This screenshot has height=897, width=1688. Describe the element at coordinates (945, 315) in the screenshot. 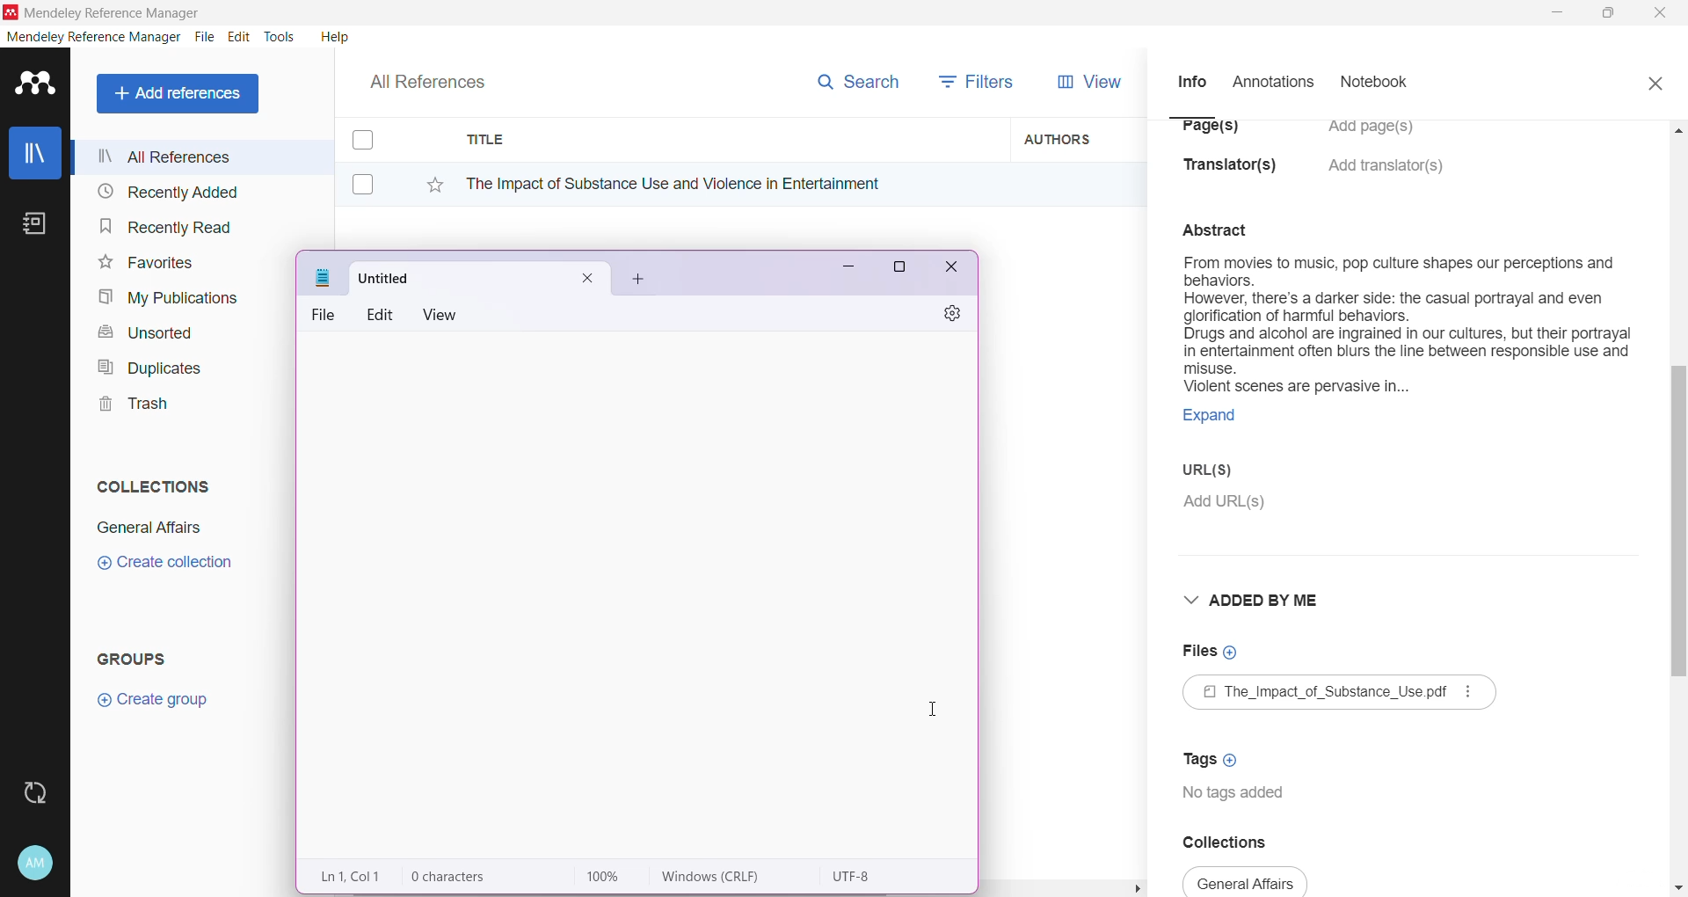

I see `Settings` at that location.